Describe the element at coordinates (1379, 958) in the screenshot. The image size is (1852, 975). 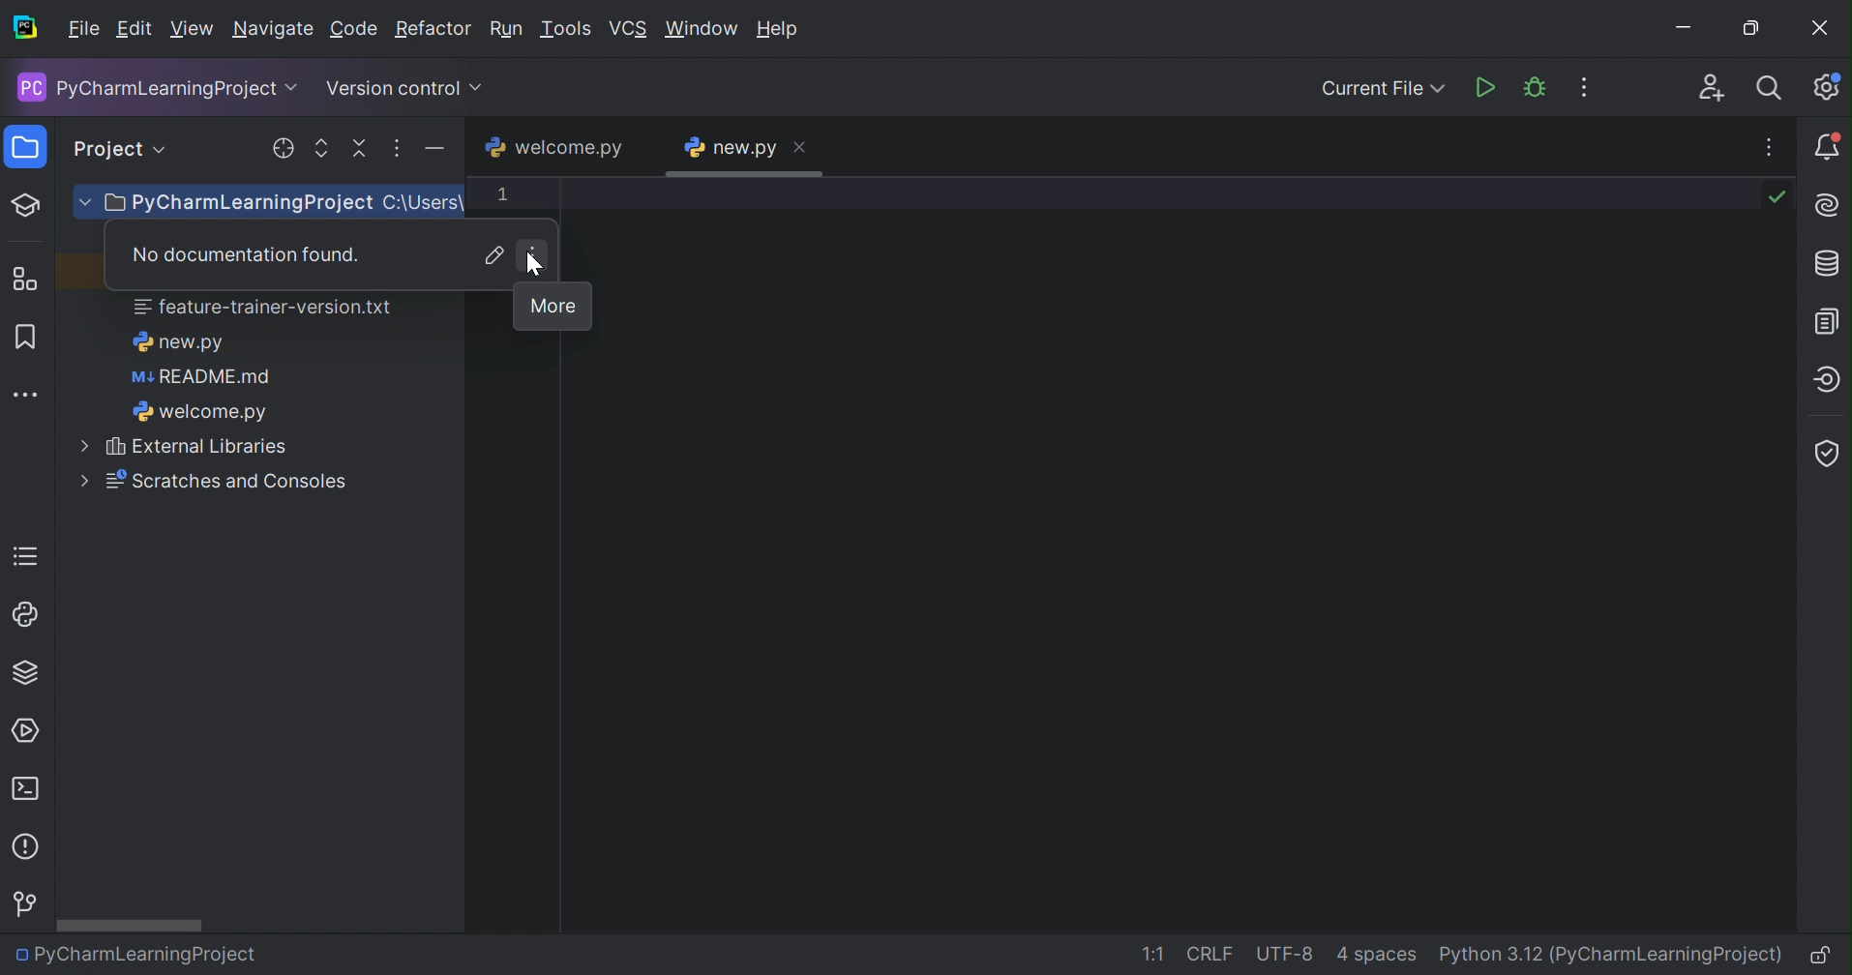
I see `4 spaces` at that location.